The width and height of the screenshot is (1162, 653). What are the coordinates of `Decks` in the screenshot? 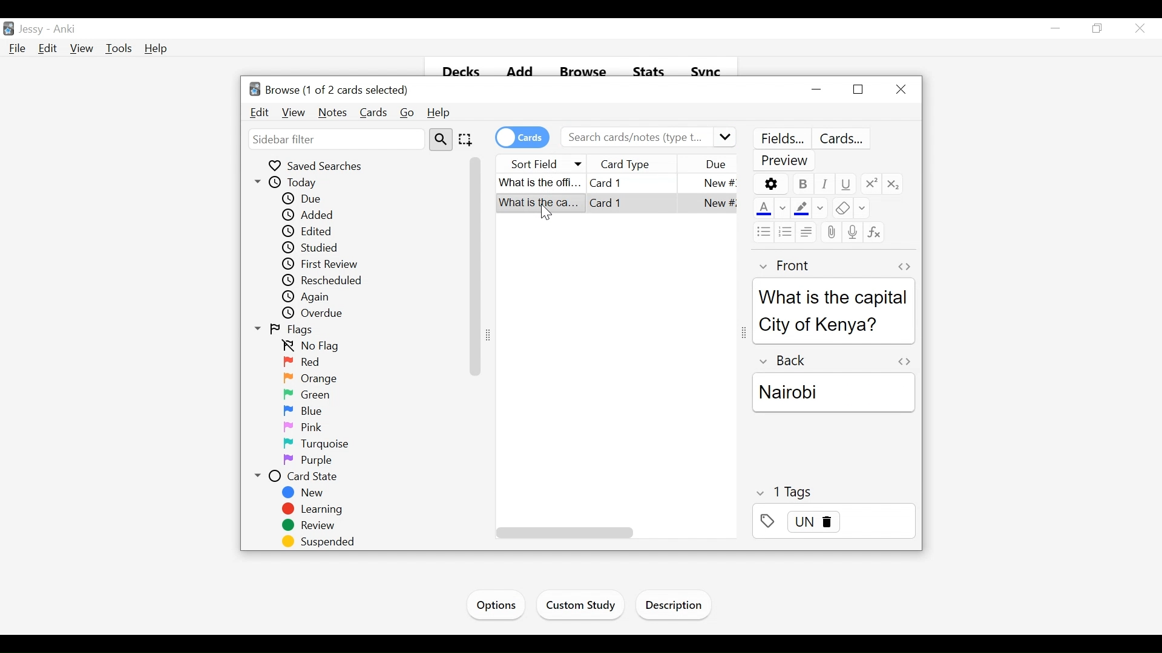 It's located at (456, 73).